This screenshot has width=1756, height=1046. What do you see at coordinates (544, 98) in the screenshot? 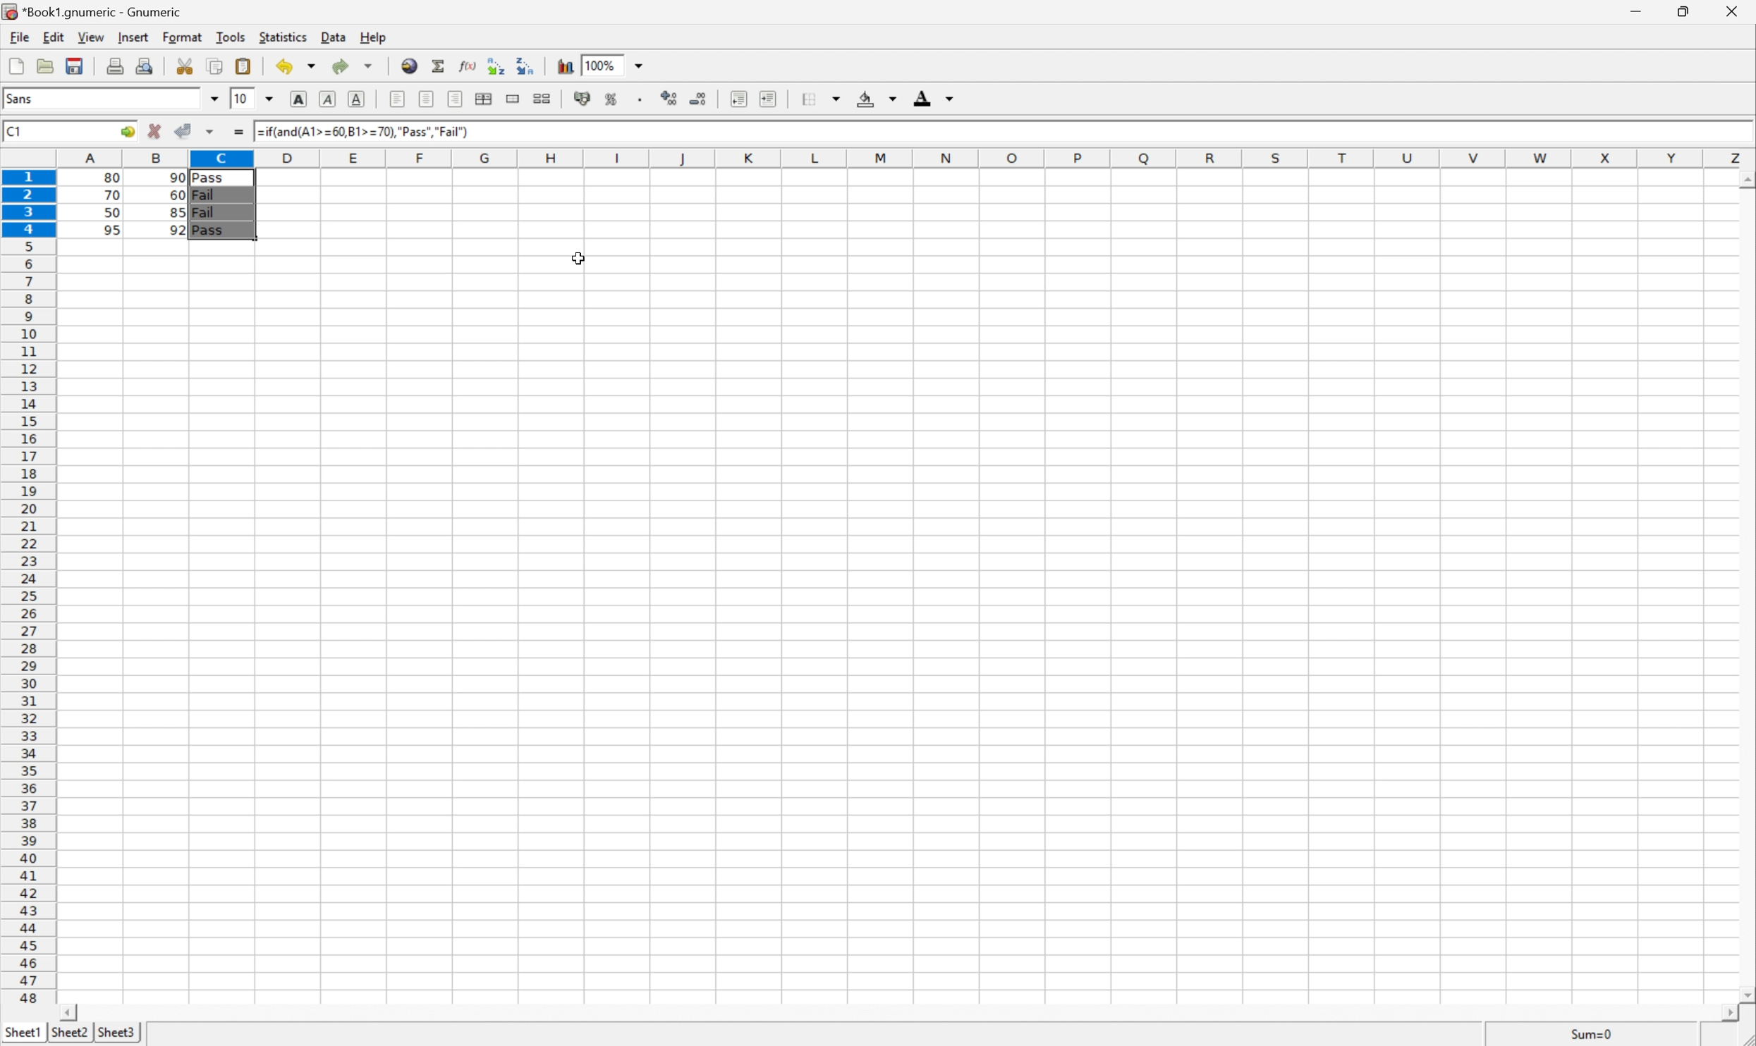
I see `Split merged ranges of cells` at bounding box center [544, 98].